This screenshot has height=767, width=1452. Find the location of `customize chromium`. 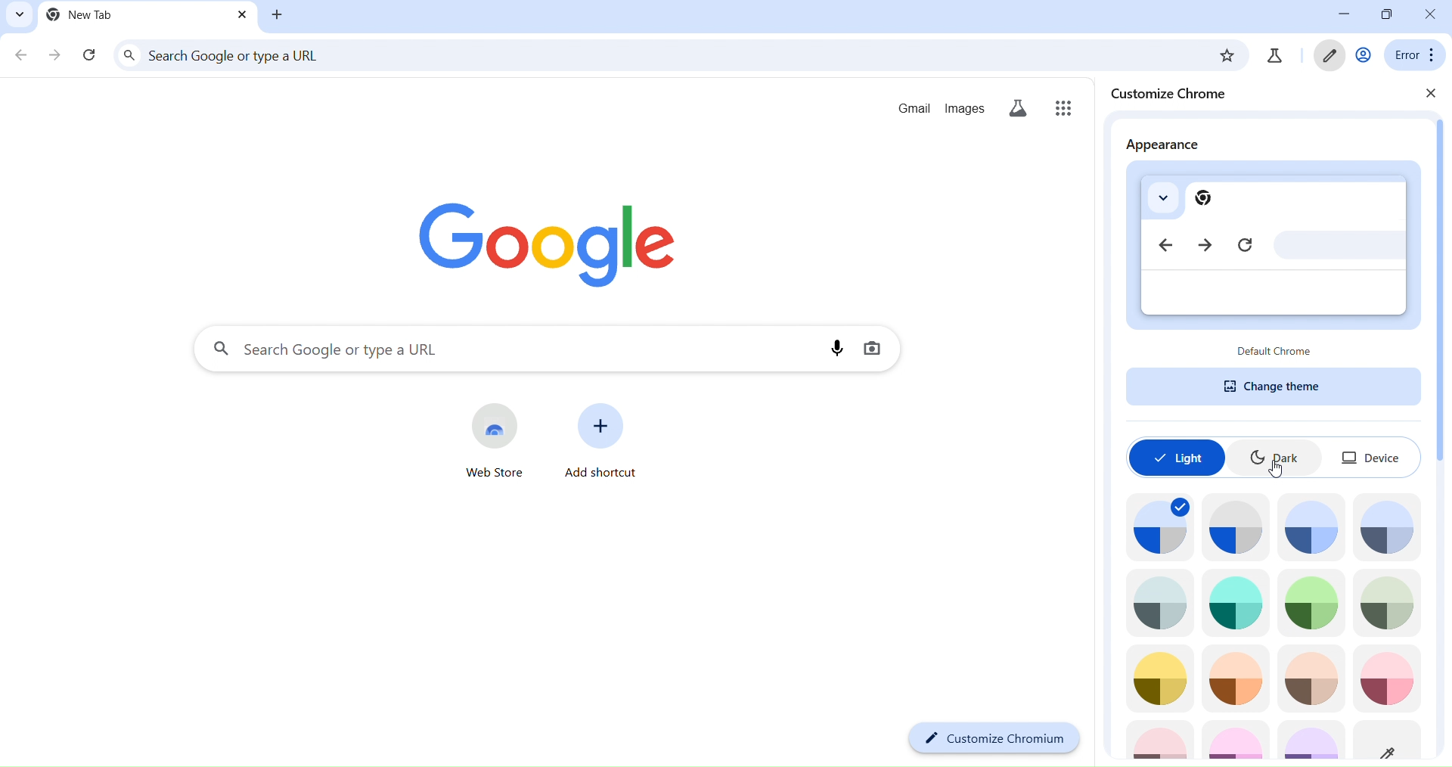

customize chromium is located at coordinates (995, 738).